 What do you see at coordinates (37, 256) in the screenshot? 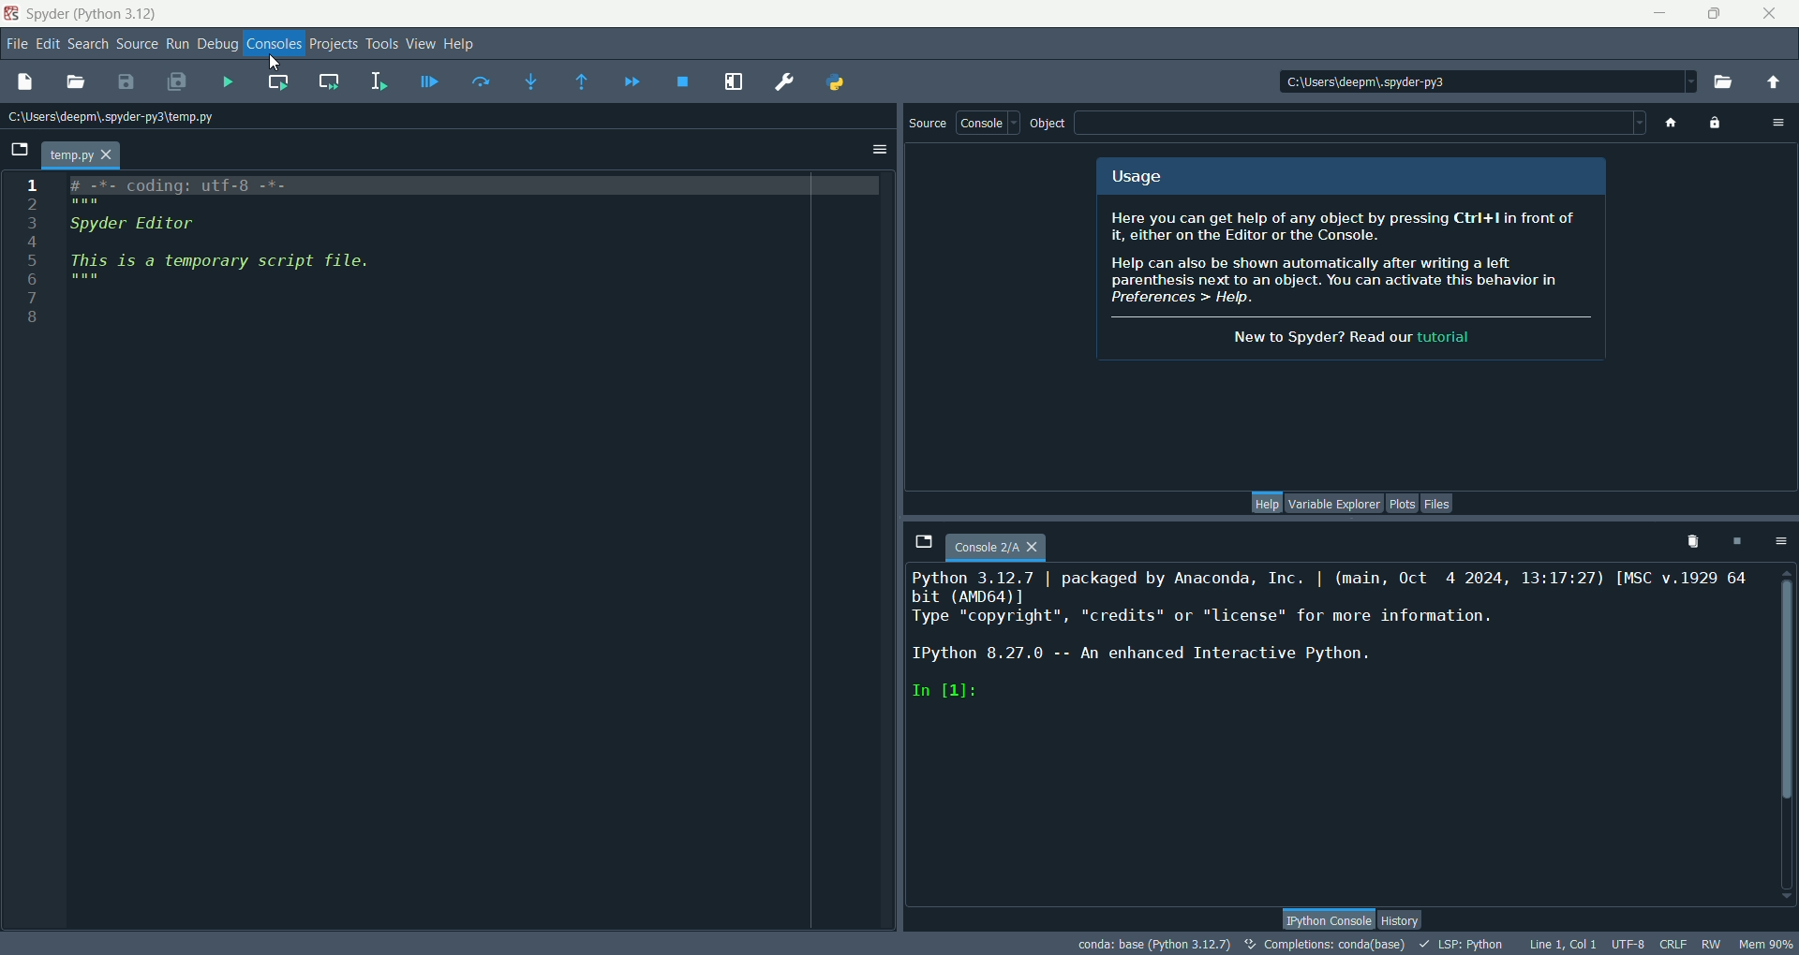
I see `line numbers` at bounding box center [37, 256].